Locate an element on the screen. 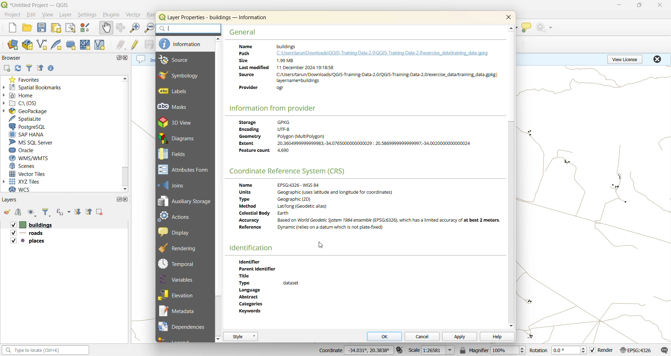 The width and height of the screenshot is (671, 356). filter by expression is located at coordinates (65, 212).